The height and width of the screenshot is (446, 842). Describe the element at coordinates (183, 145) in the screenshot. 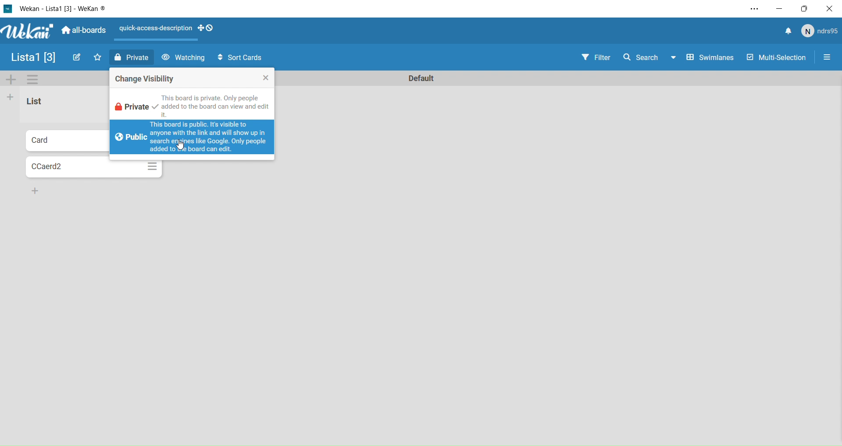

I see `cursor` at that location.